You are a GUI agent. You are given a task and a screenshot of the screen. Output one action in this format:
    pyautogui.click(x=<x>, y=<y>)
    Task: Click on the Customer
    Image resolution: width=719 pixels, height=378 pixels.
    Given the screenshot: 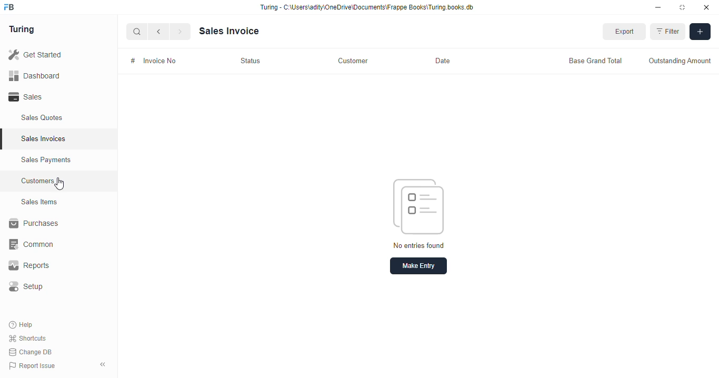 What is the action you would take?
    pyautogui.click(x=354, y=59)
    